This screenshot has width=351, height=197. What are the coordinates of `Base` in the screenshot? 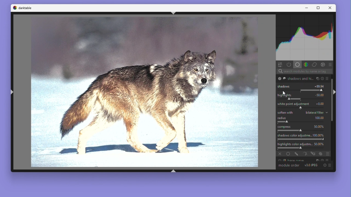 It's located at (297, 65).